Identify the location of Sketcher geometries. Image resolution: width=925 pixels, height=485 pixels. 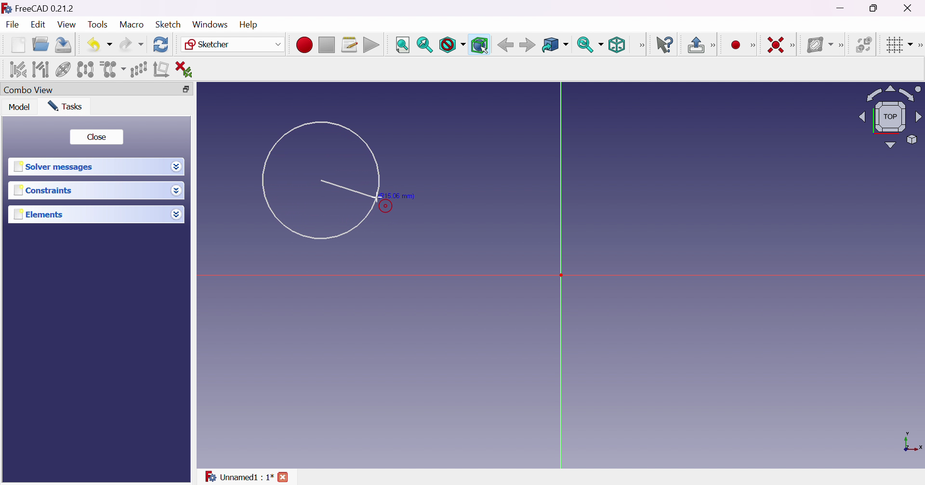
(753, 46).